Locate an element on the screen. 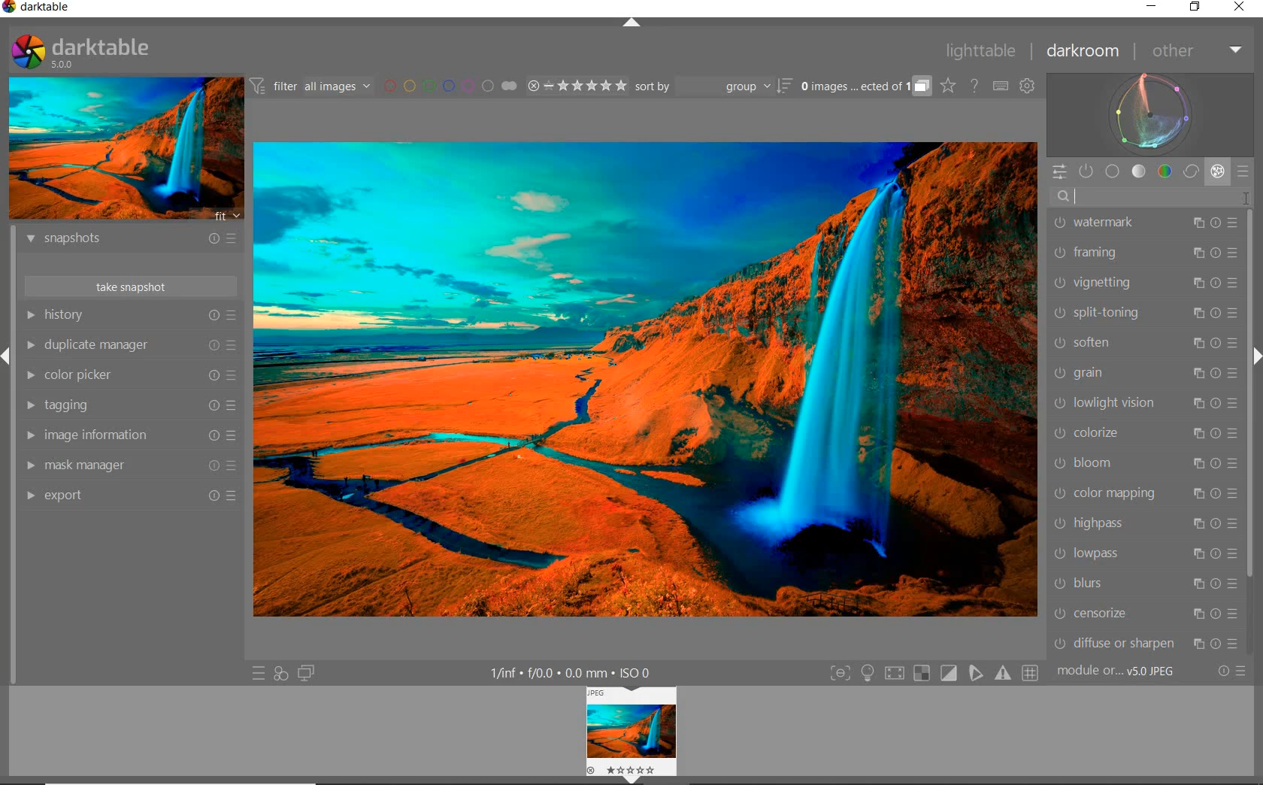 This screenshot has width=1263, height=785. vignetting is located at coordinates (1146, 283).